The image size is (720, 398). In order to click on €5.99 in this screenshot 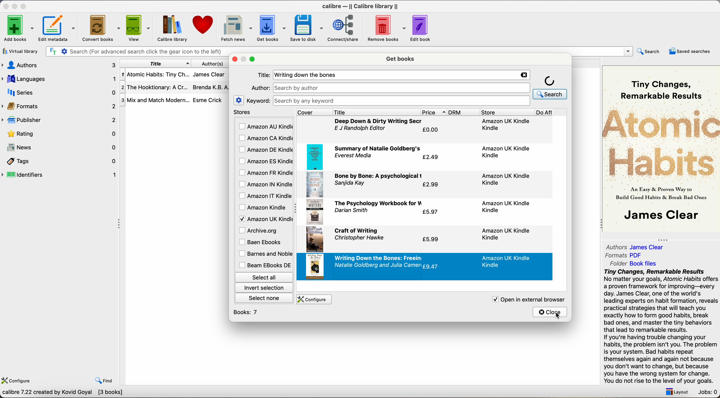, I will do `click(430, 240)`.